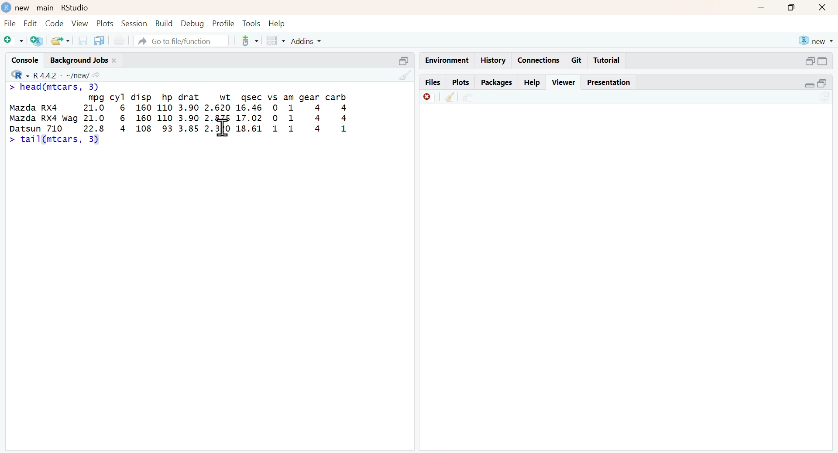 Image resolution: width=838 pixels, height=453 pixels. Describe the element at coordinates (612, 82) in the screenshot. I see `Presentation` at that location.